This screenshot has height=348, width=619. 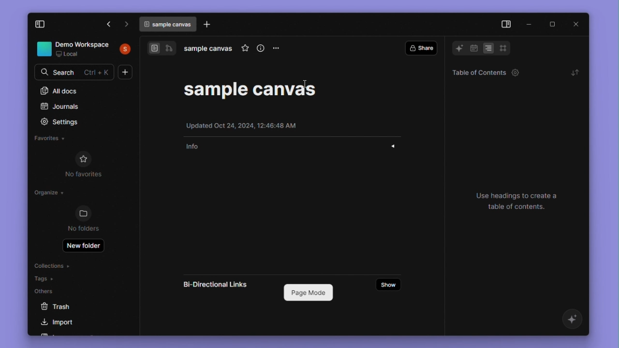 I want to click on Search, so click(x=76, y=71).